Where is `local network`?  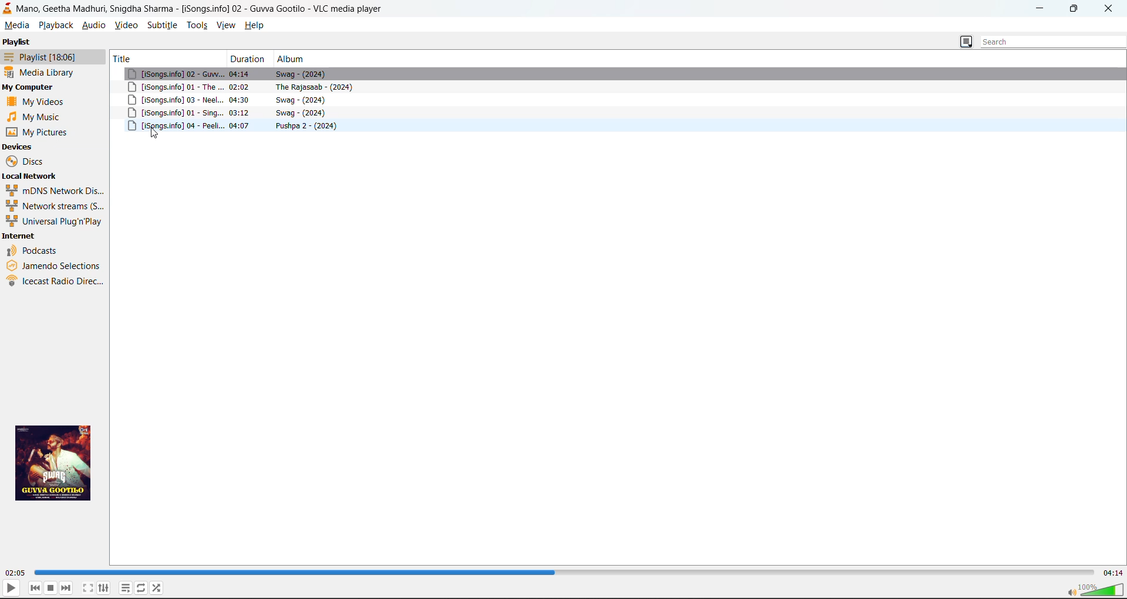
local network is located at coordinates (29, 175).